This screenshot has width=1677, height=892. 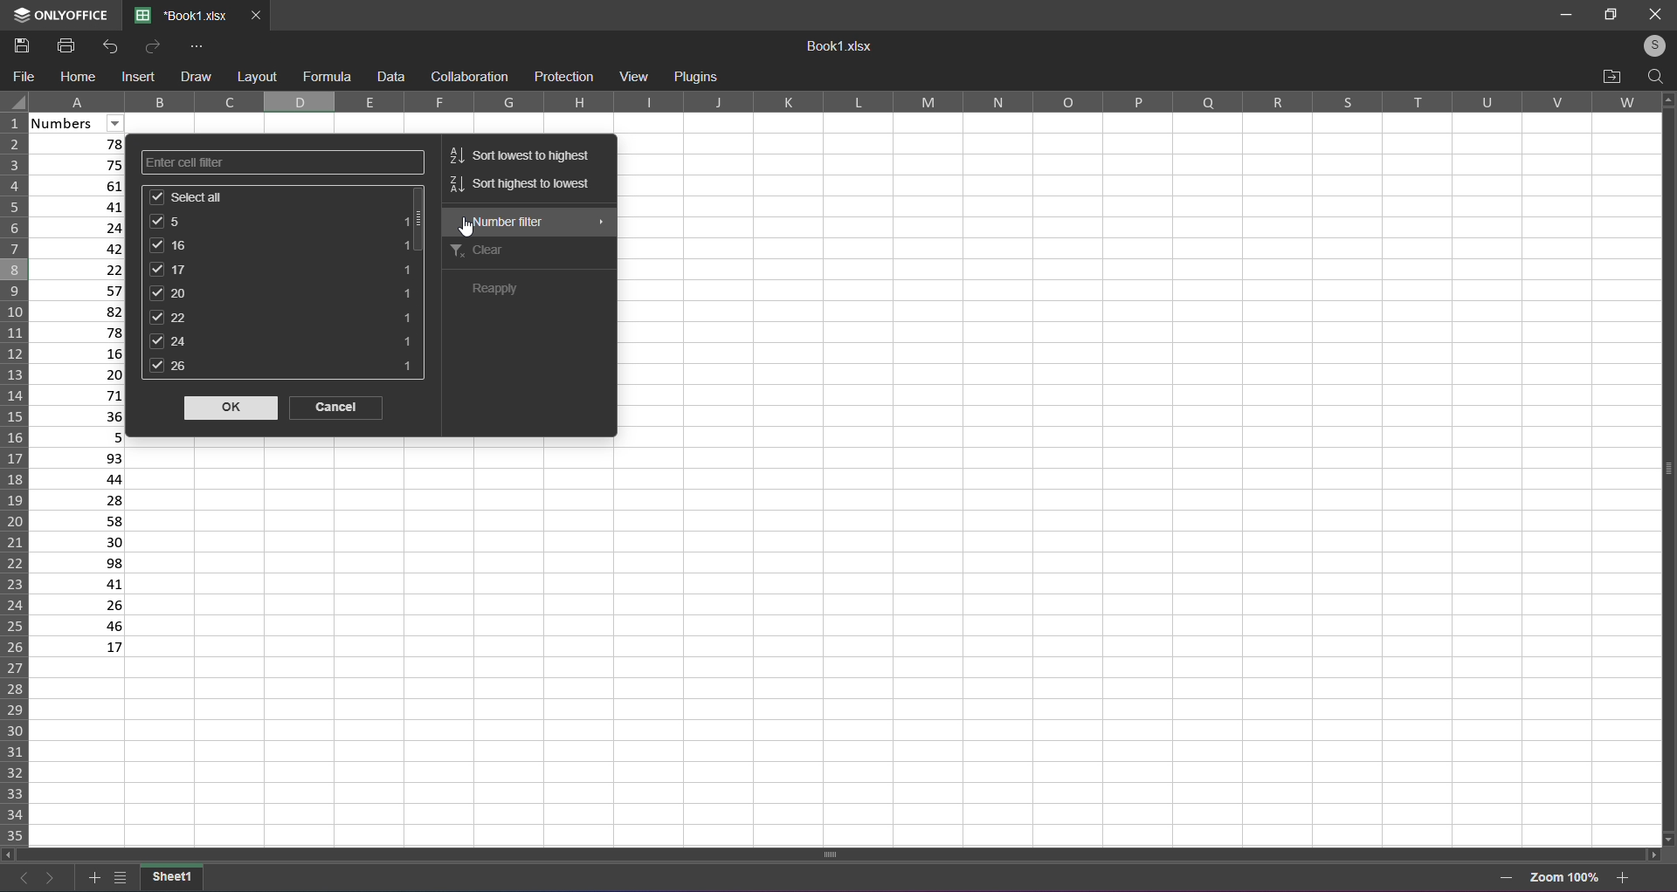 I want to click on Zoom in, so click(x=1625, y=876).